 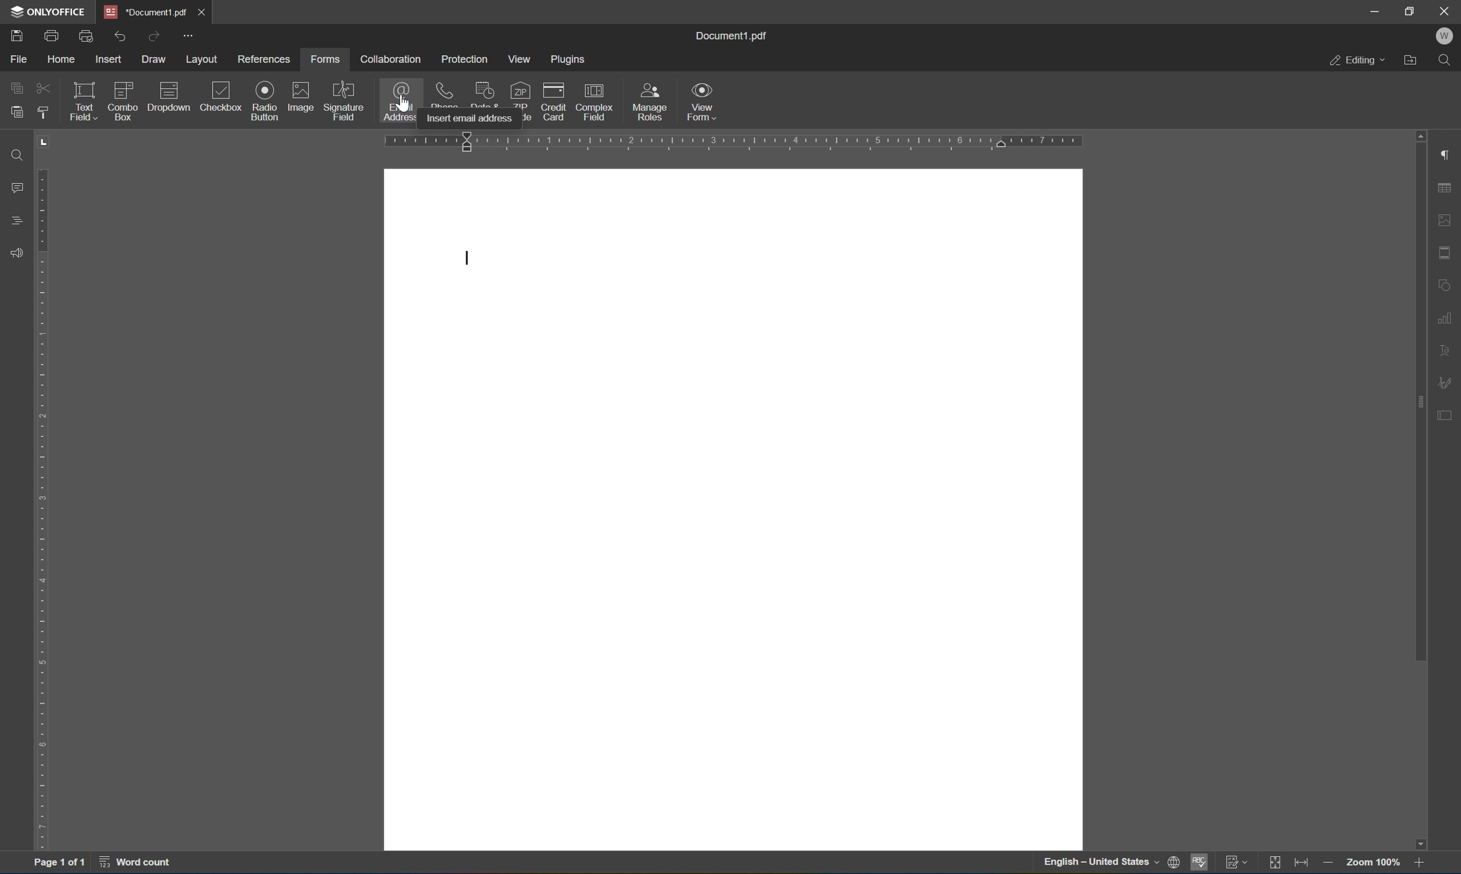 What do you see at coordinates (443, 91) in the screenshot?
I see `phone number` at bounding box center [443, 91].